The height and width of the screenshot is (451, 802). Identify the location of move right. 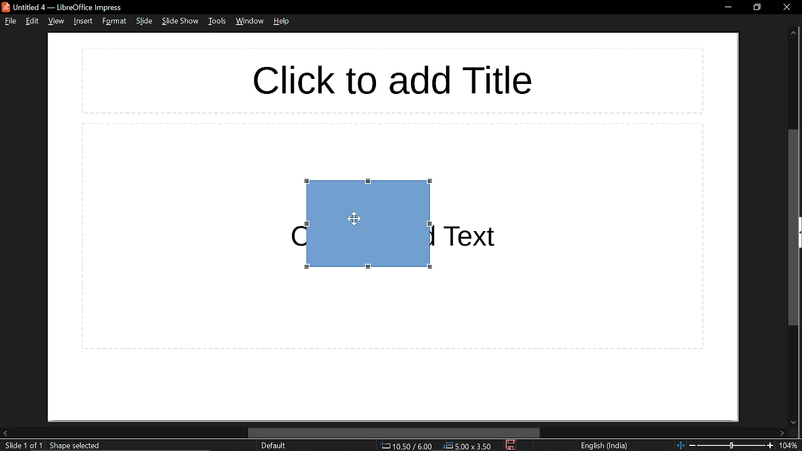
(785, 432).